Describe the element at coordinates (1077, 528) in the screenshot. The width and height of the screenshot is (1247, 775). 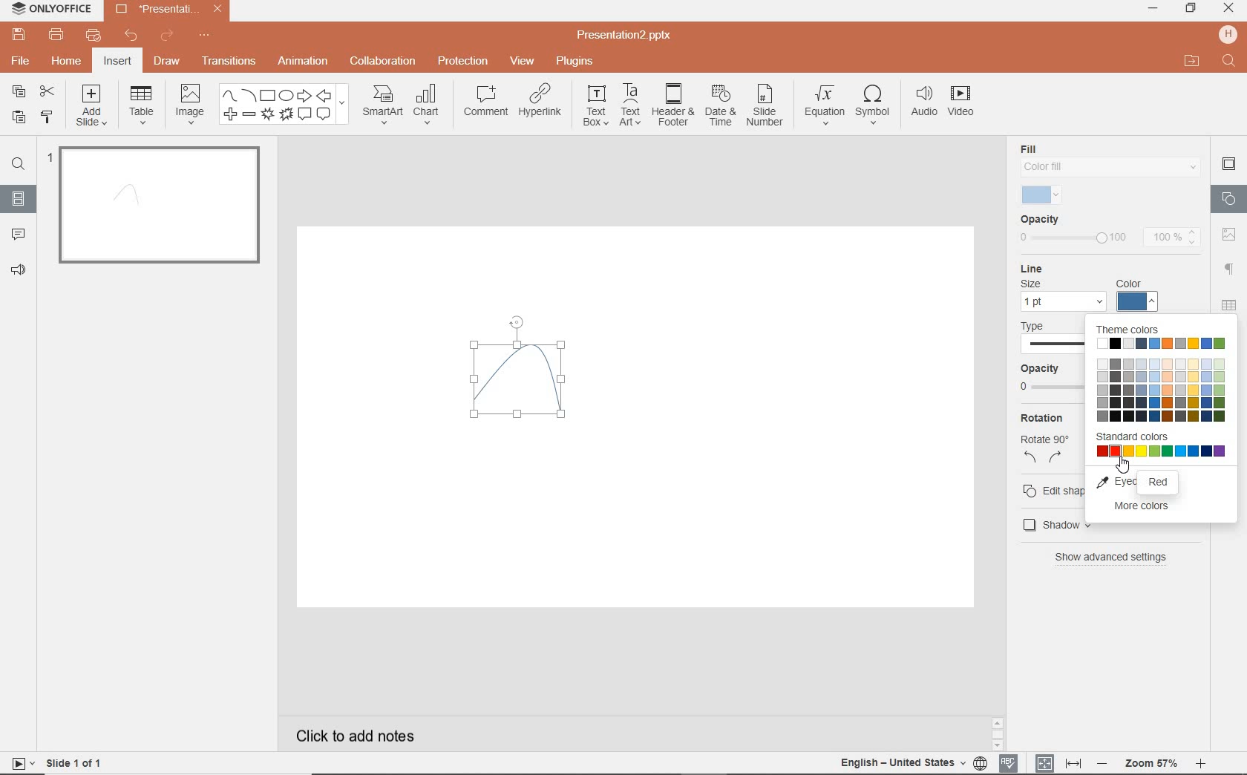
I see `shadow` at that location.